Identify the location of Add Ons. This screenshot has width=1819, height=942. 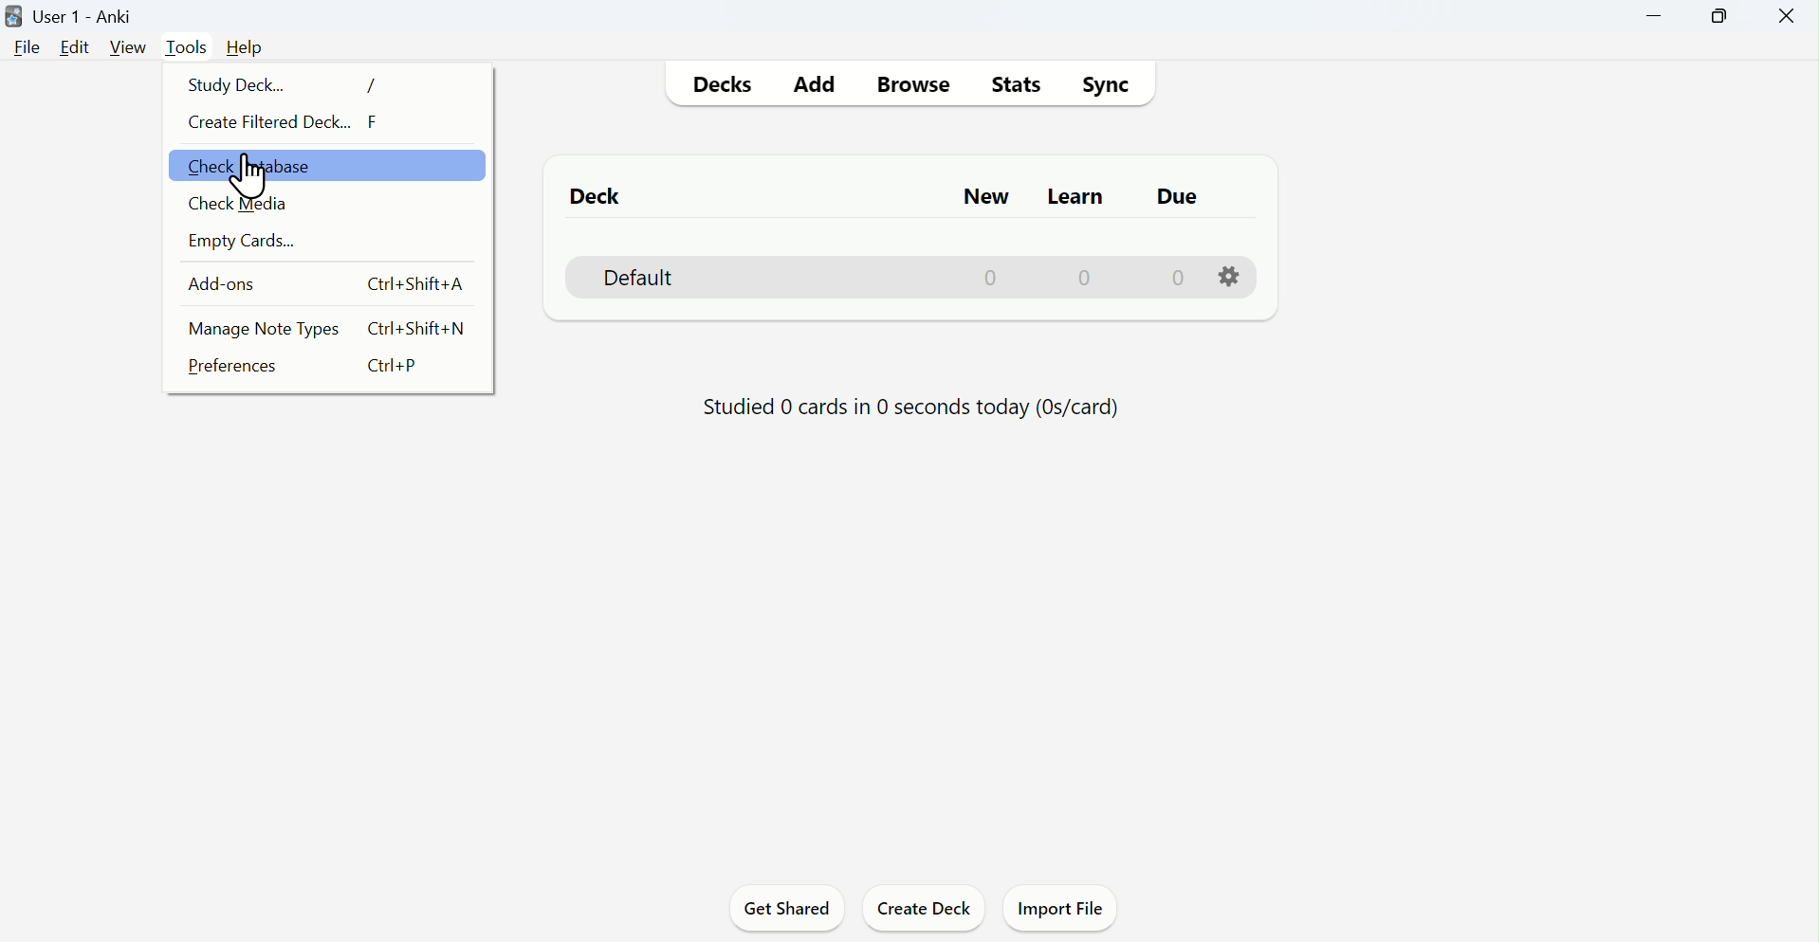
(332, 287).